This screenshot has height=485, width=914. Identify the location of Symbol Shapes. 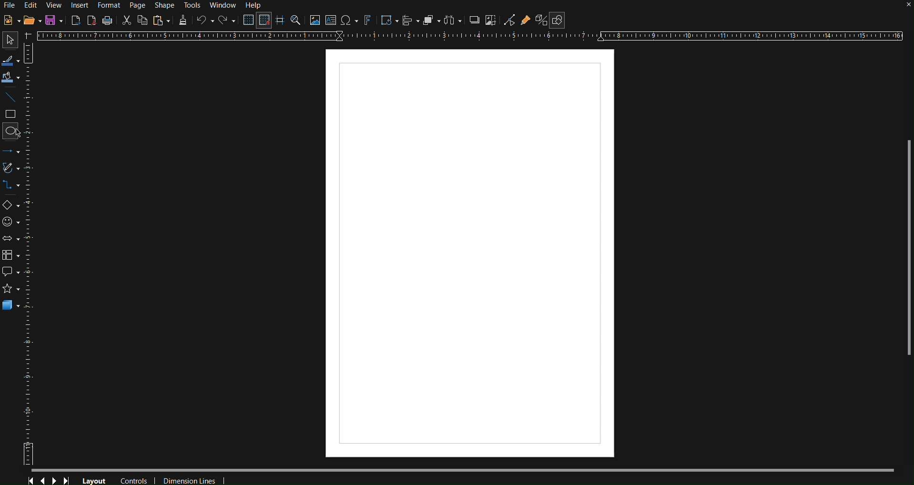
(13, 222).